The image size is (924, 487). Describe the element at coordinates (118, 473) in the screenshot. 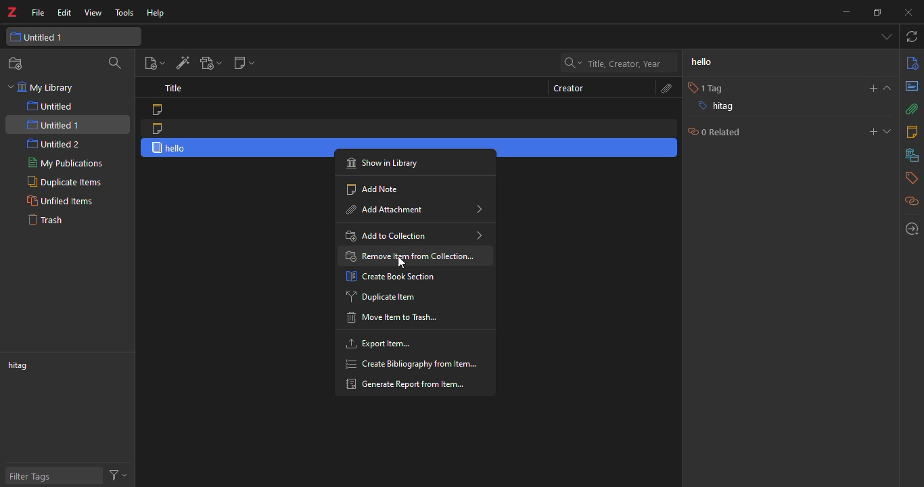

I see `actions` at that location.